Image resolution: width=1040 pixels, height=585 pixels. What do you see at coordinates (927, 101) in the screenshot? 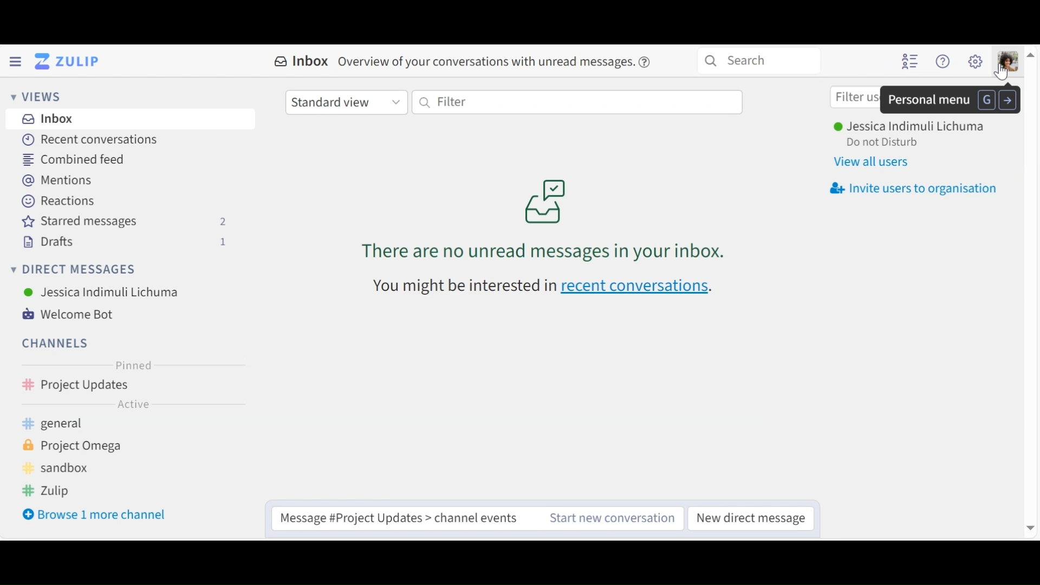
I see `Personal menu` at bounding box center [927, 101].